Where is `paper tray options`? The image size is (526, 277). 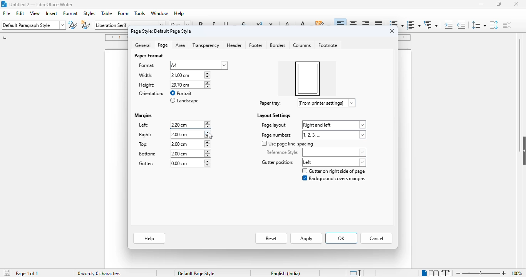
paper tray options is located at coordinates (323, 103).